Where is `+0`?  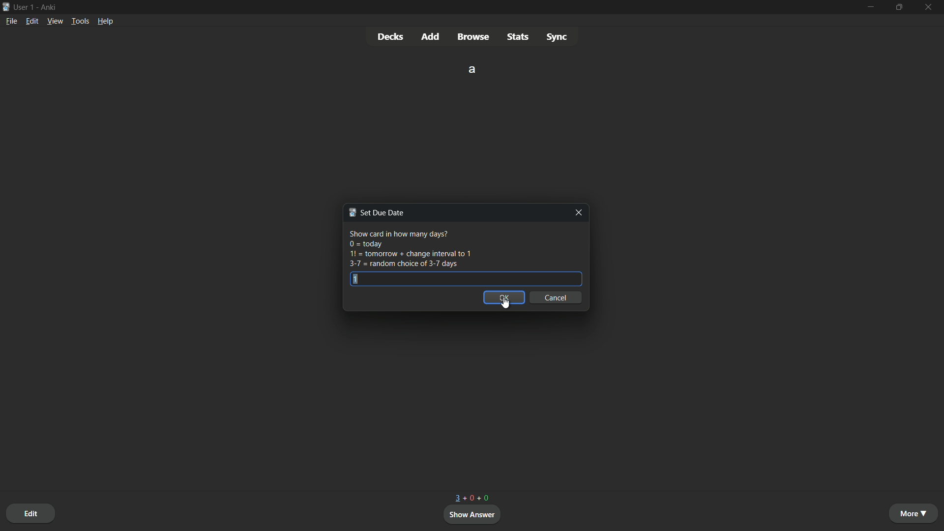 +0 is located at coordinates (487, 498).